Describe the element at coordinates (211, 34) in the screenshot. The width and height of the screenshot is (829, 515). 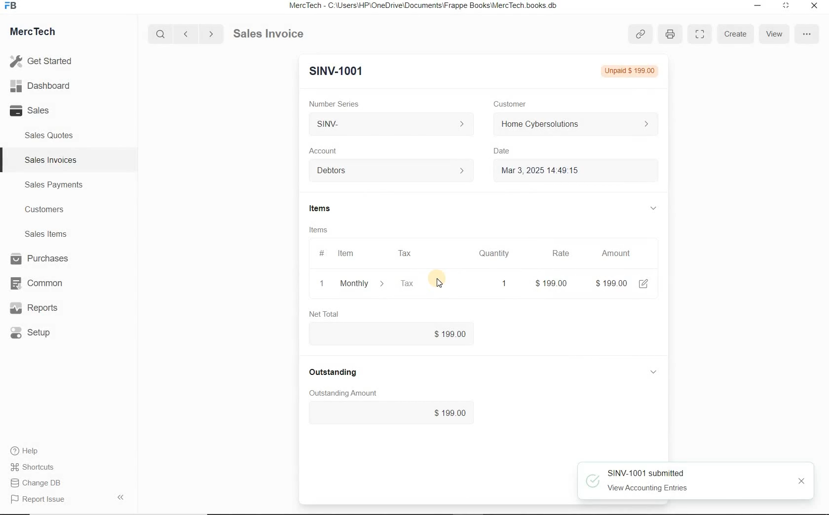
I see `Go forward` at that location.